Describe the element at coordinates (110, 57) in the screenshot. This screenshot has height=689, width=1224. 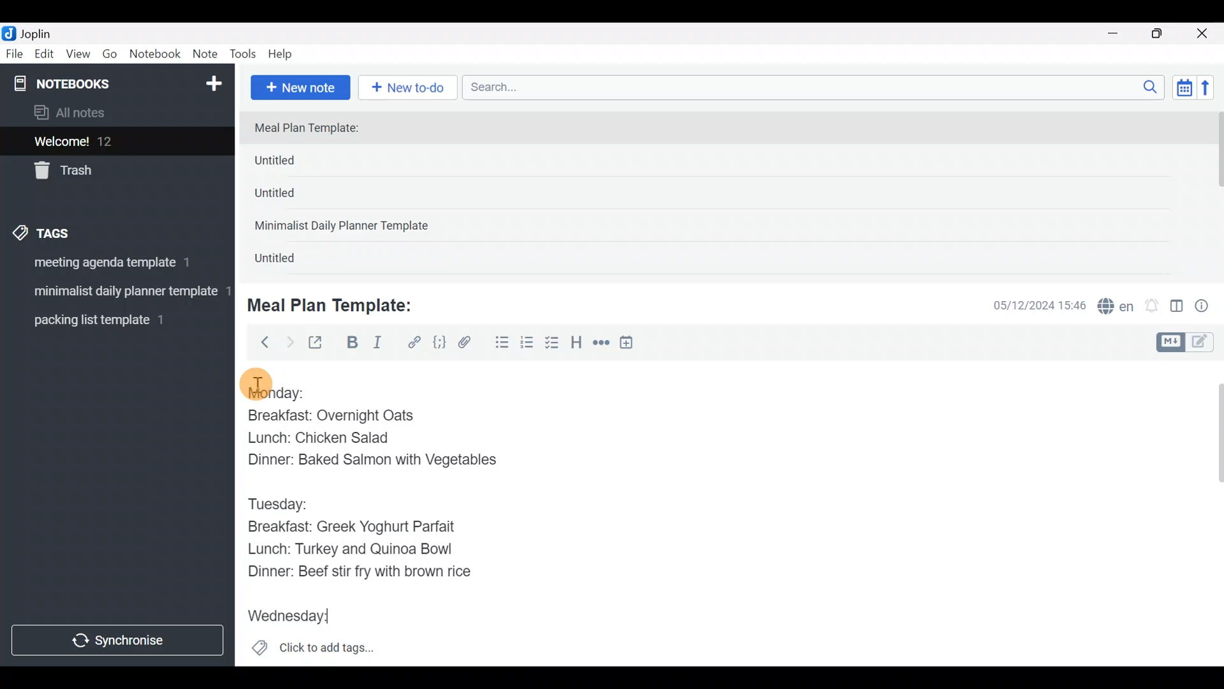
I see `Go` at that location.